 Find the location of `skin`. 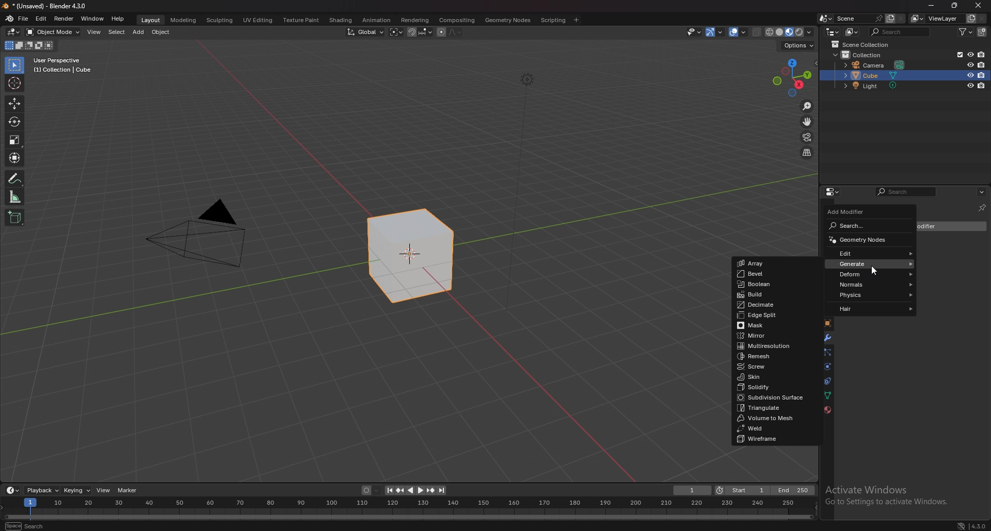

skin is located at coordinates (774, 376).